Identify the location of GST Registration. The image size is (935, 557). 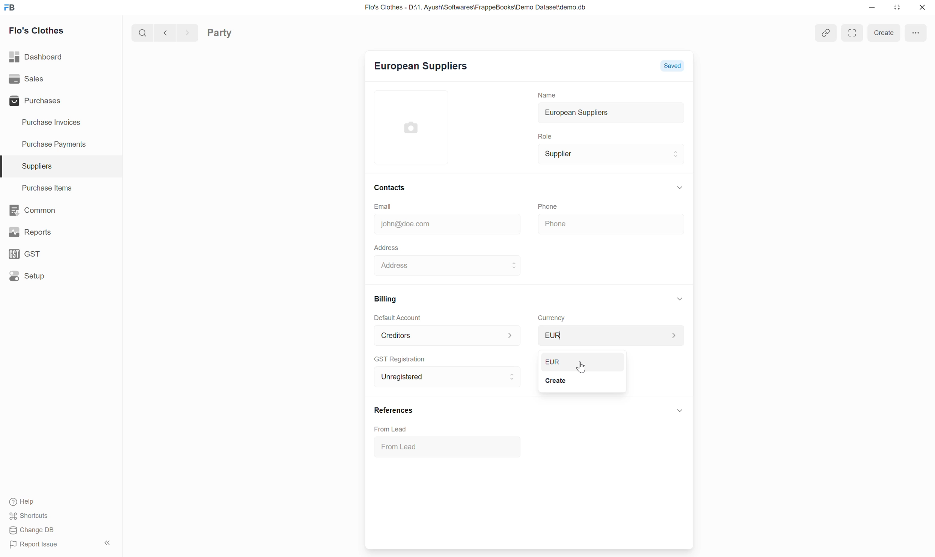
(404, 358).